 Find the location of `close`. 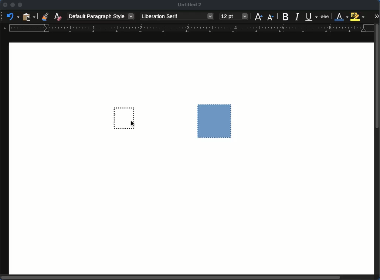

close is located at coordinates (5, 5).